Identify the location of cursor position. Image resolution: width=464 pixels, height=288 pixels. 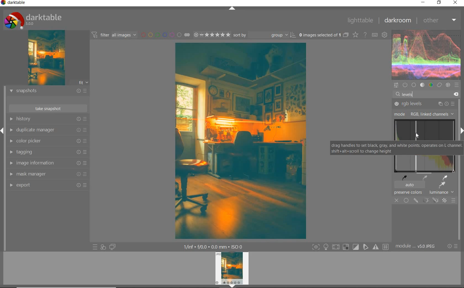
(417, 135).